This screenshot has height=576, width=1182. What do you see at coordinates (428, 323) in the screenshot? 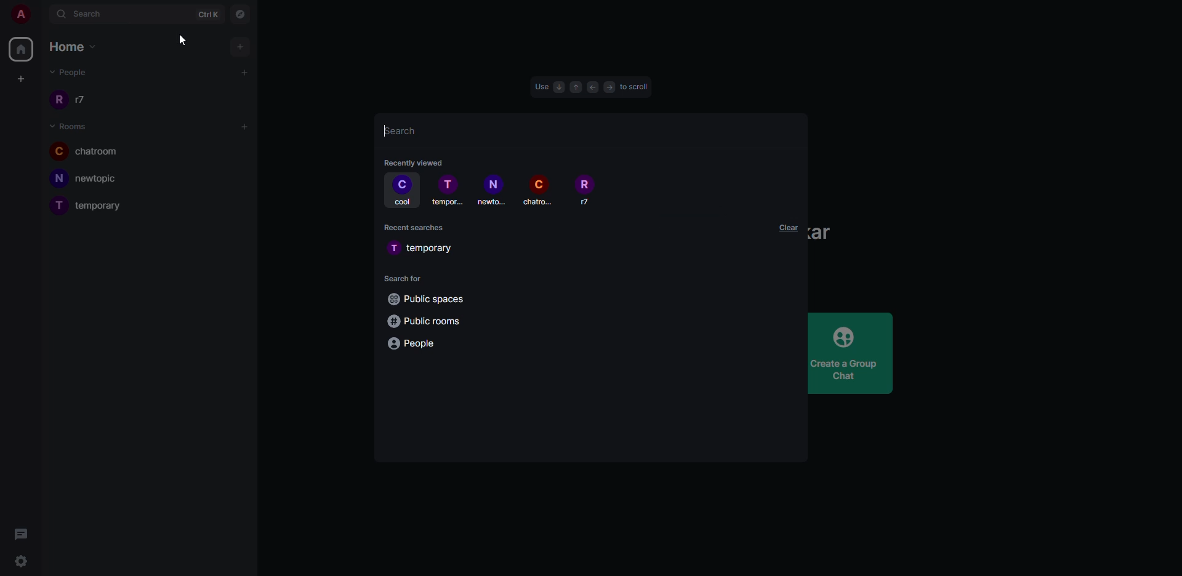
I see `public rooms` at bounding box center [428, 323].